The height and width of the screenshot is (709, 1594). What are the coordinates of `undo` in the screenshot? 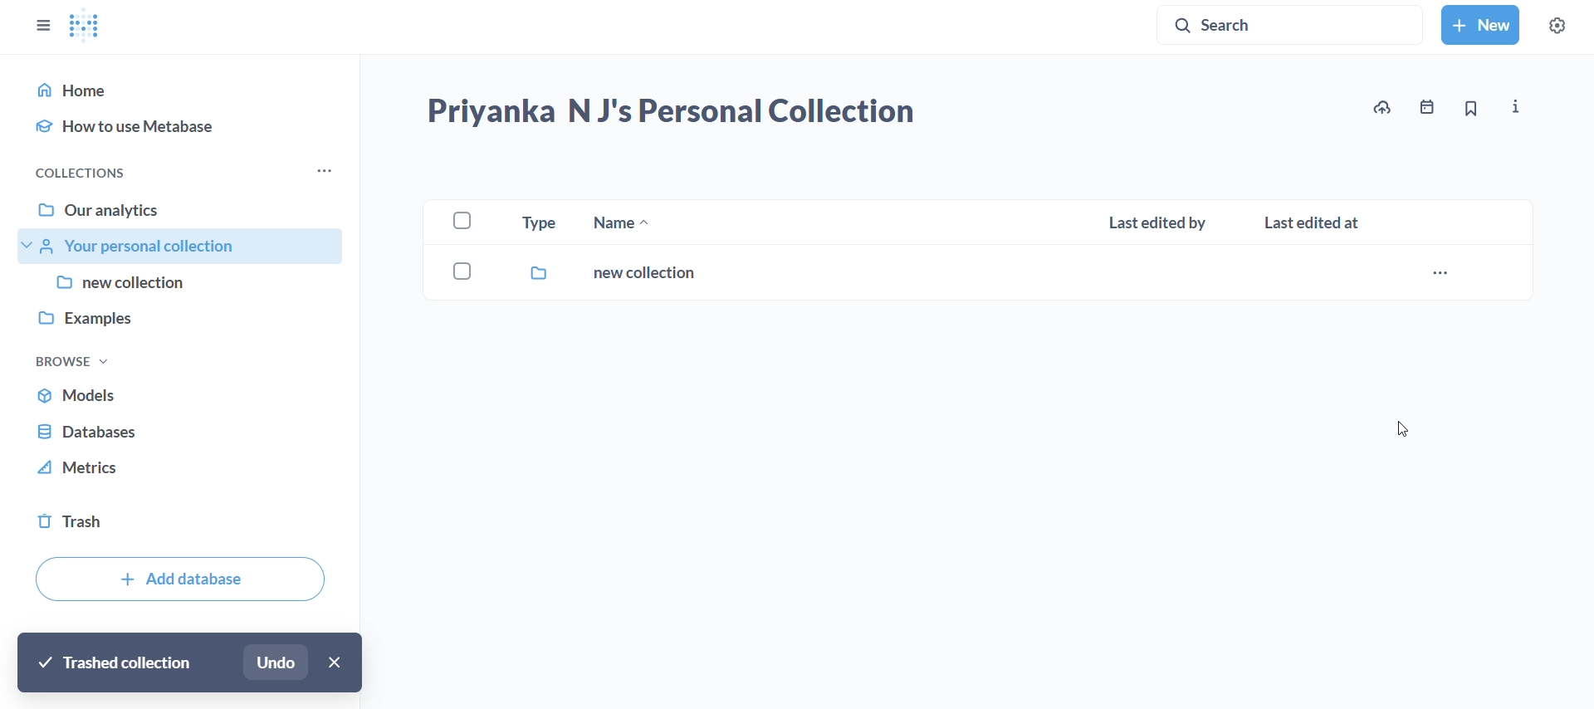 It's located at (275, 660).